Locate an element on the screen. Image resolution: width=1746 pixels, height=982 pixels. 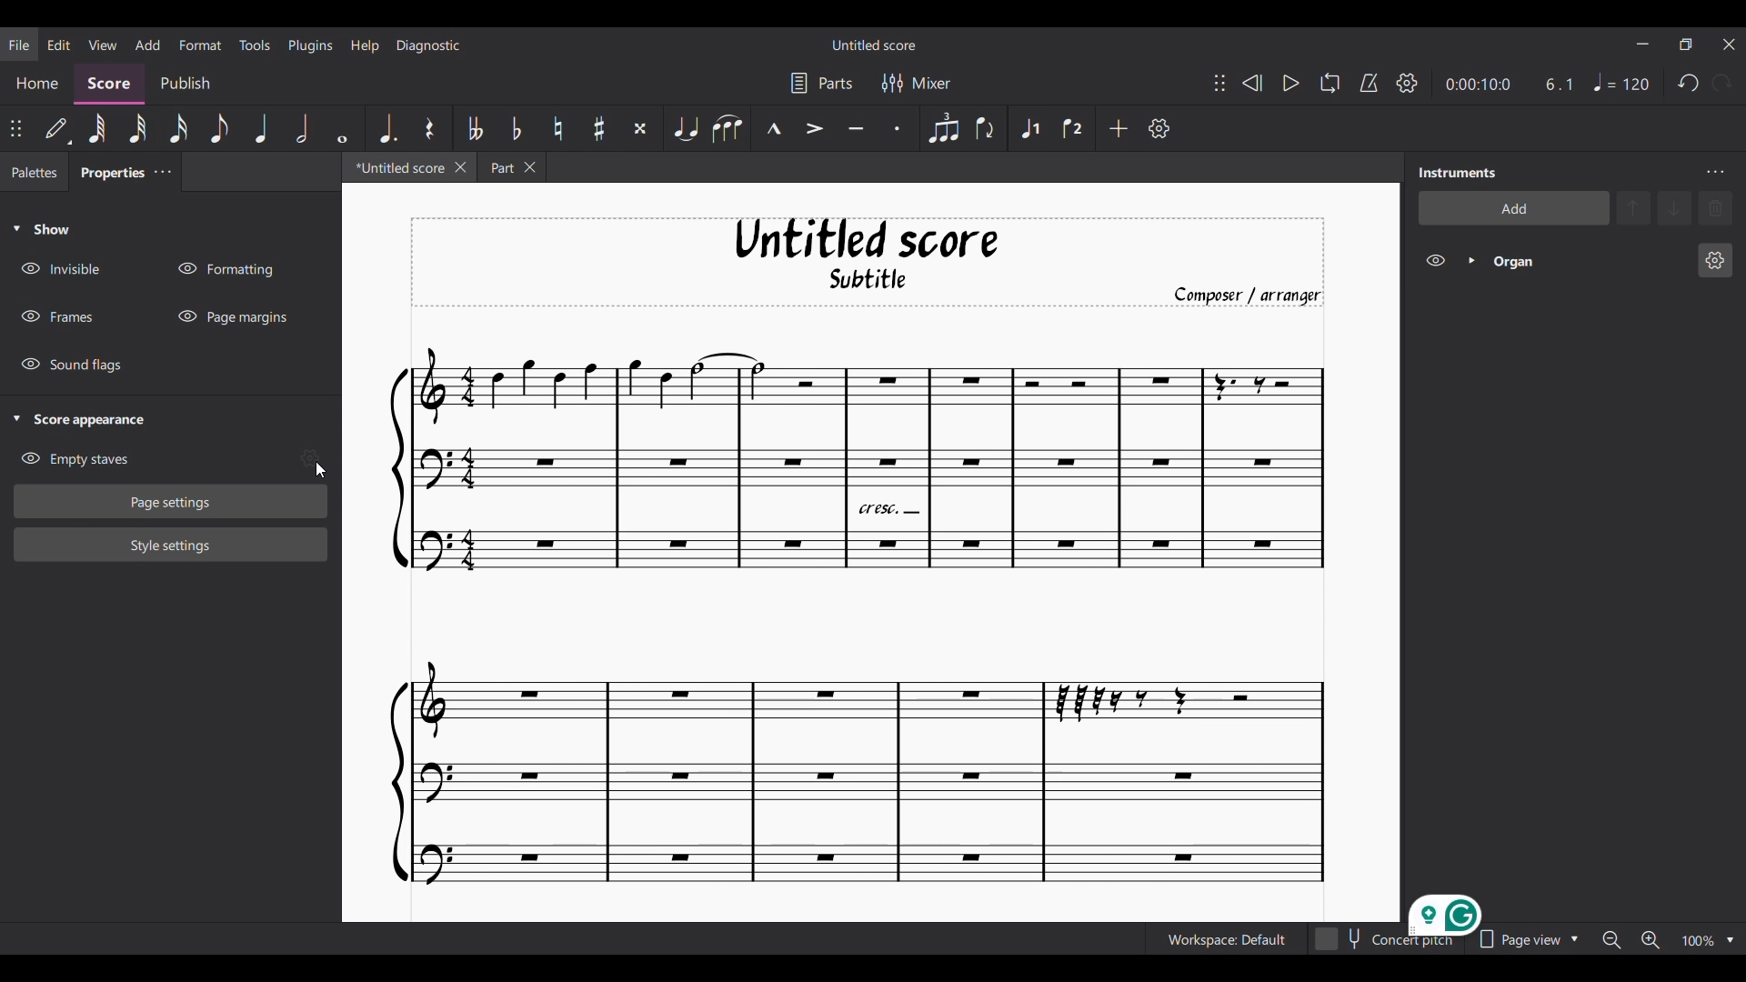
Tools menu is located at coordinates (254, 44).